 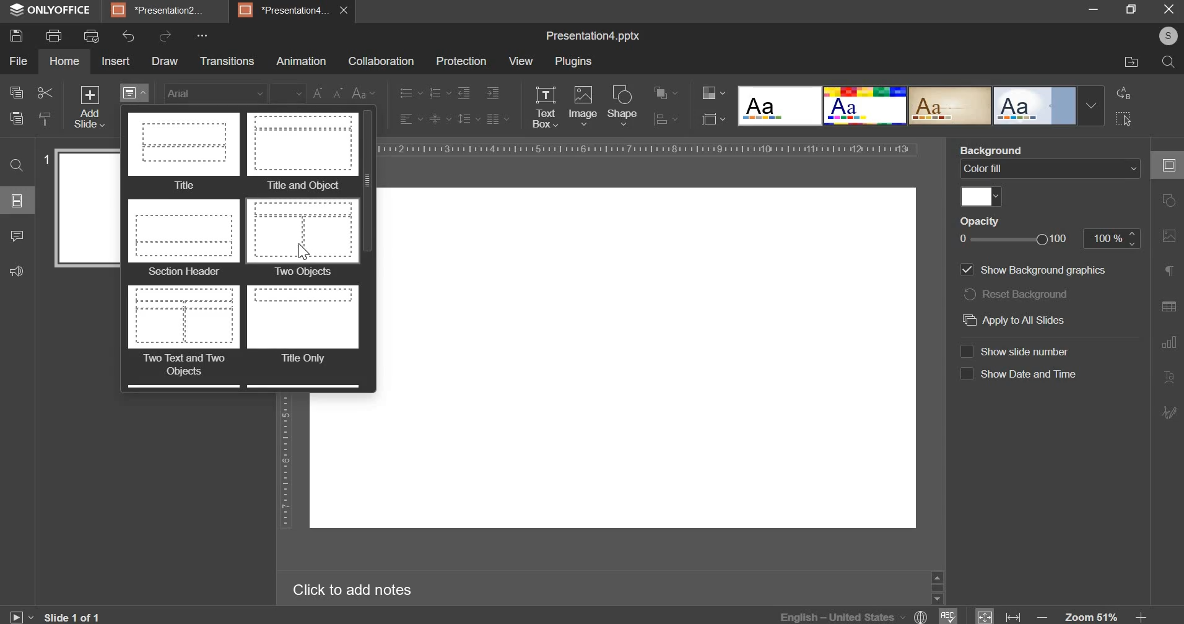 I want to click on presentation2..., so click(x=159, y=11).